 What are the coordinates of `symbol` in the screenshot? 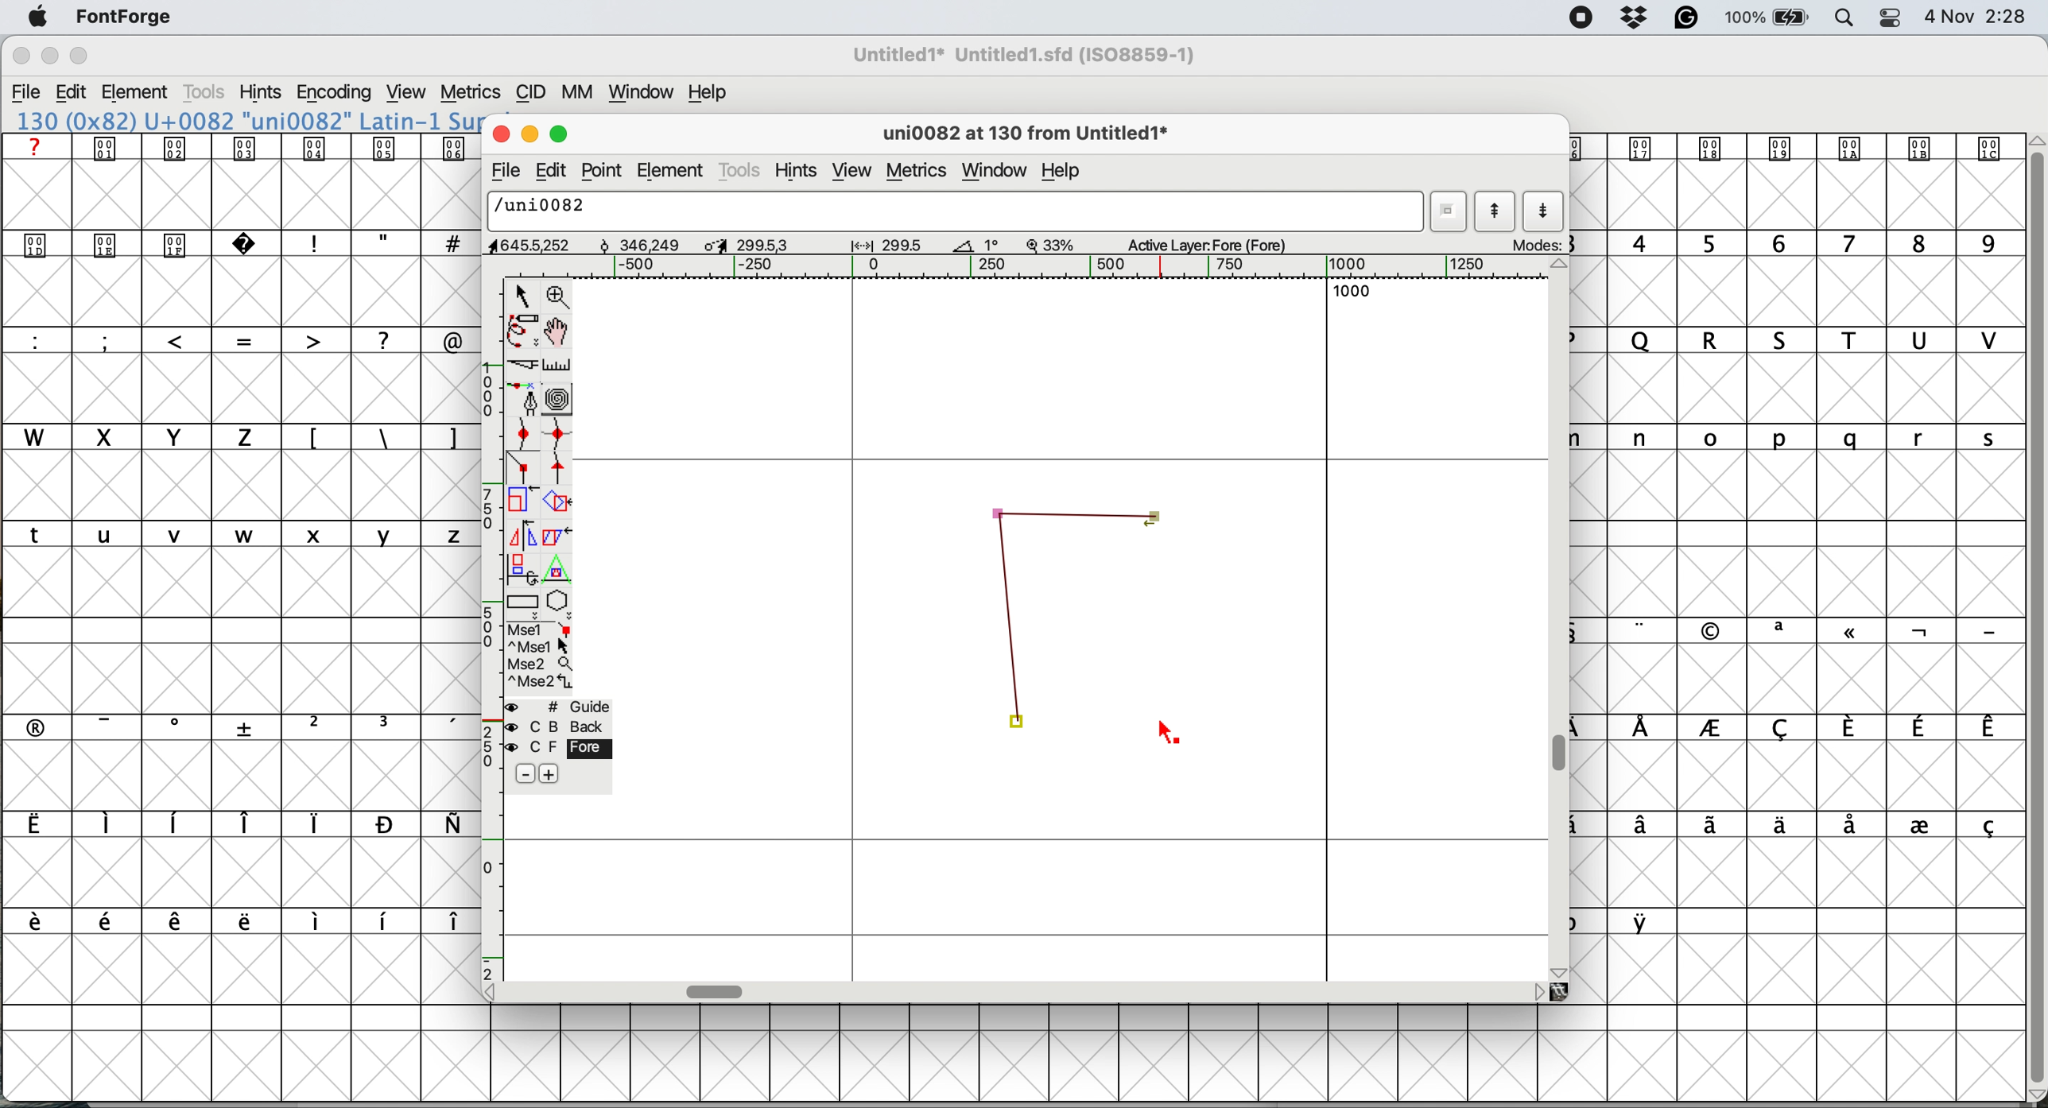 It's located at (1646, 921).